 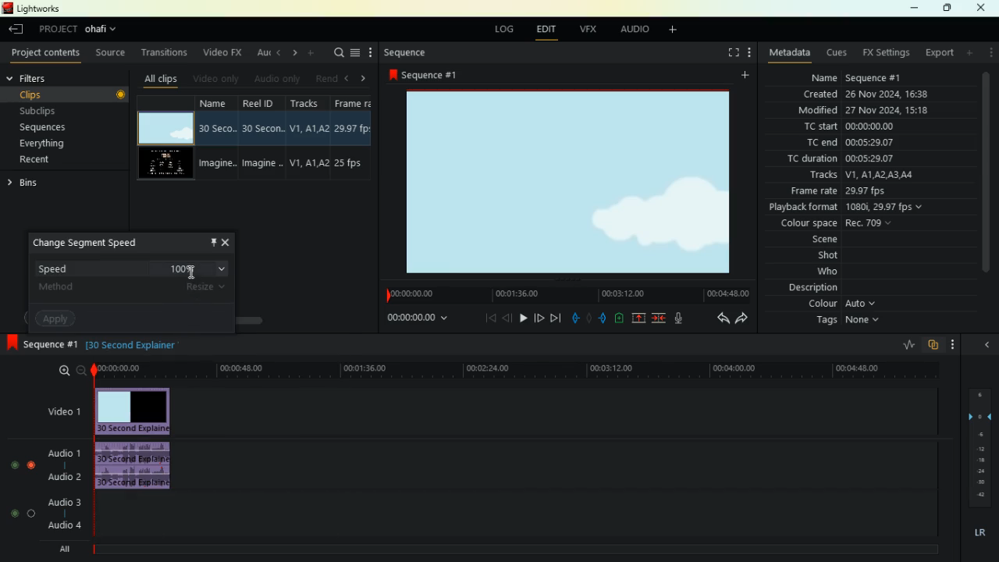 What do you see at coordinates (939, 53) in the screenshot?
I see `export` at bounding box center [939, 53].